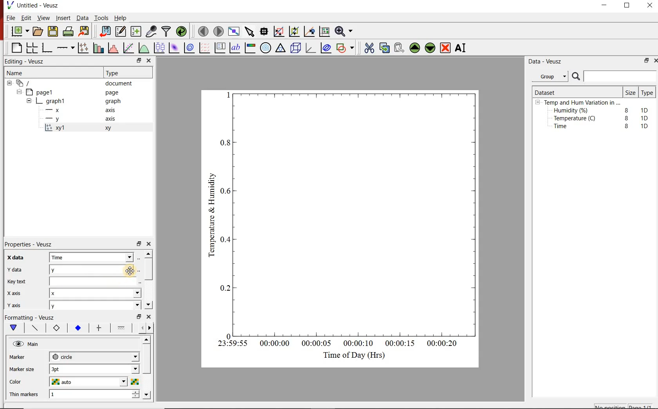 This screenshot has width=658, height=409. What do you see at coordinates (226, 142) in the screenshot?
I see `0.8` at bounding box center [226, 142].